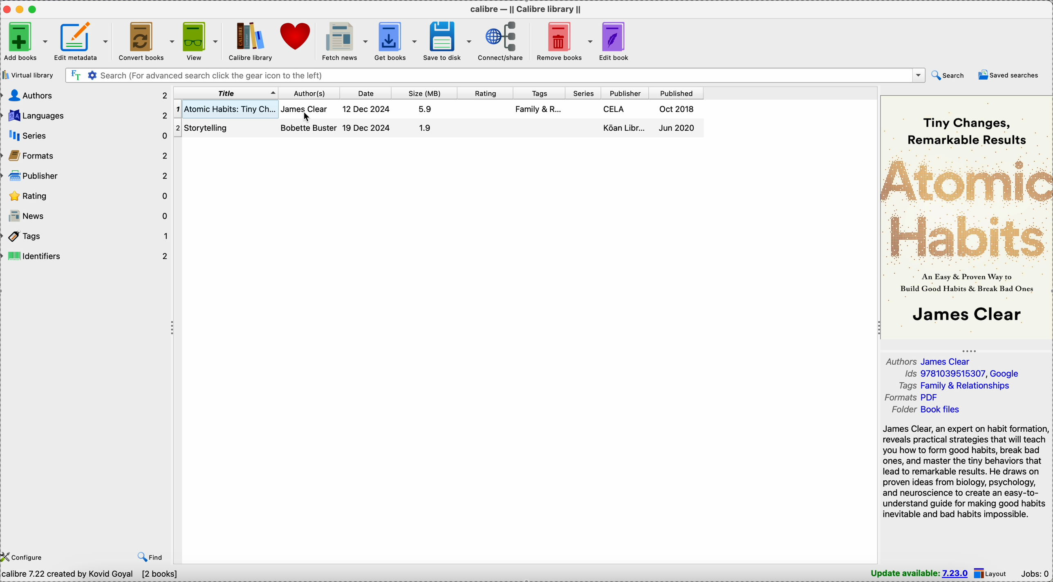 The width and height of the screenshot is (1053, 582). I want to click on rating, so click(87, 196).